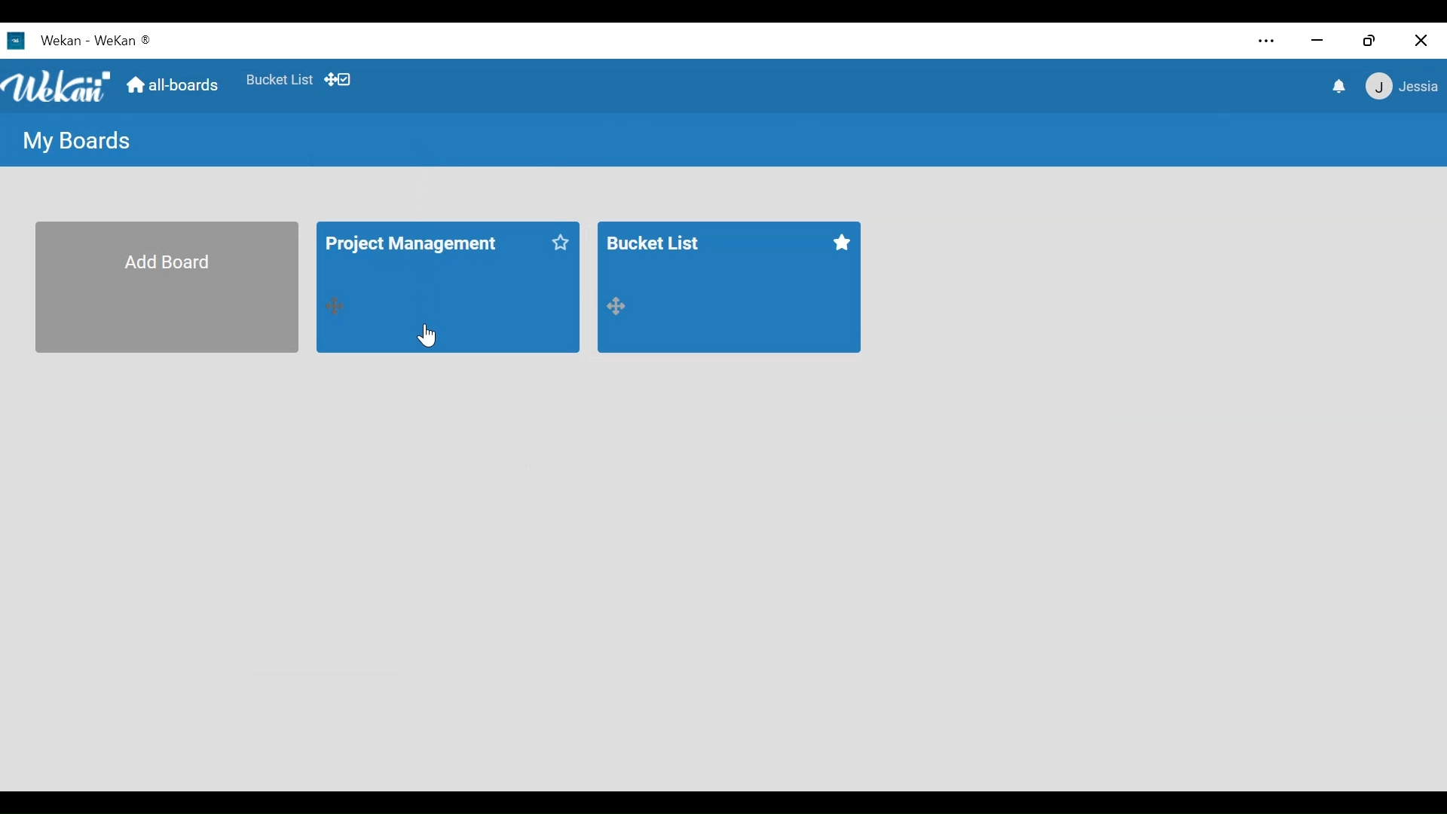  What do you see at coordinates (336, 308) in the screenshot?
I see `Desktop drag handles` at bounding box center [336, 308].